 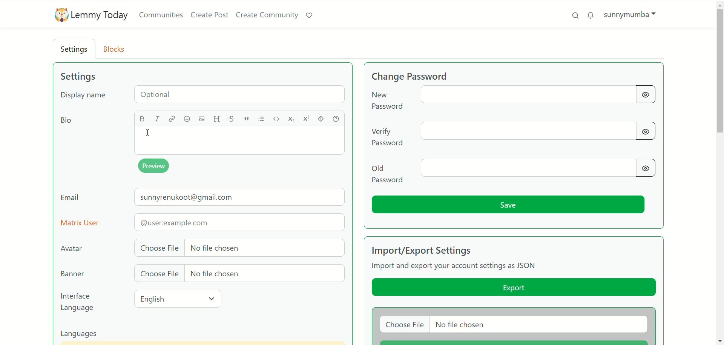 I want to click on preview, so click(x=156, y=166).